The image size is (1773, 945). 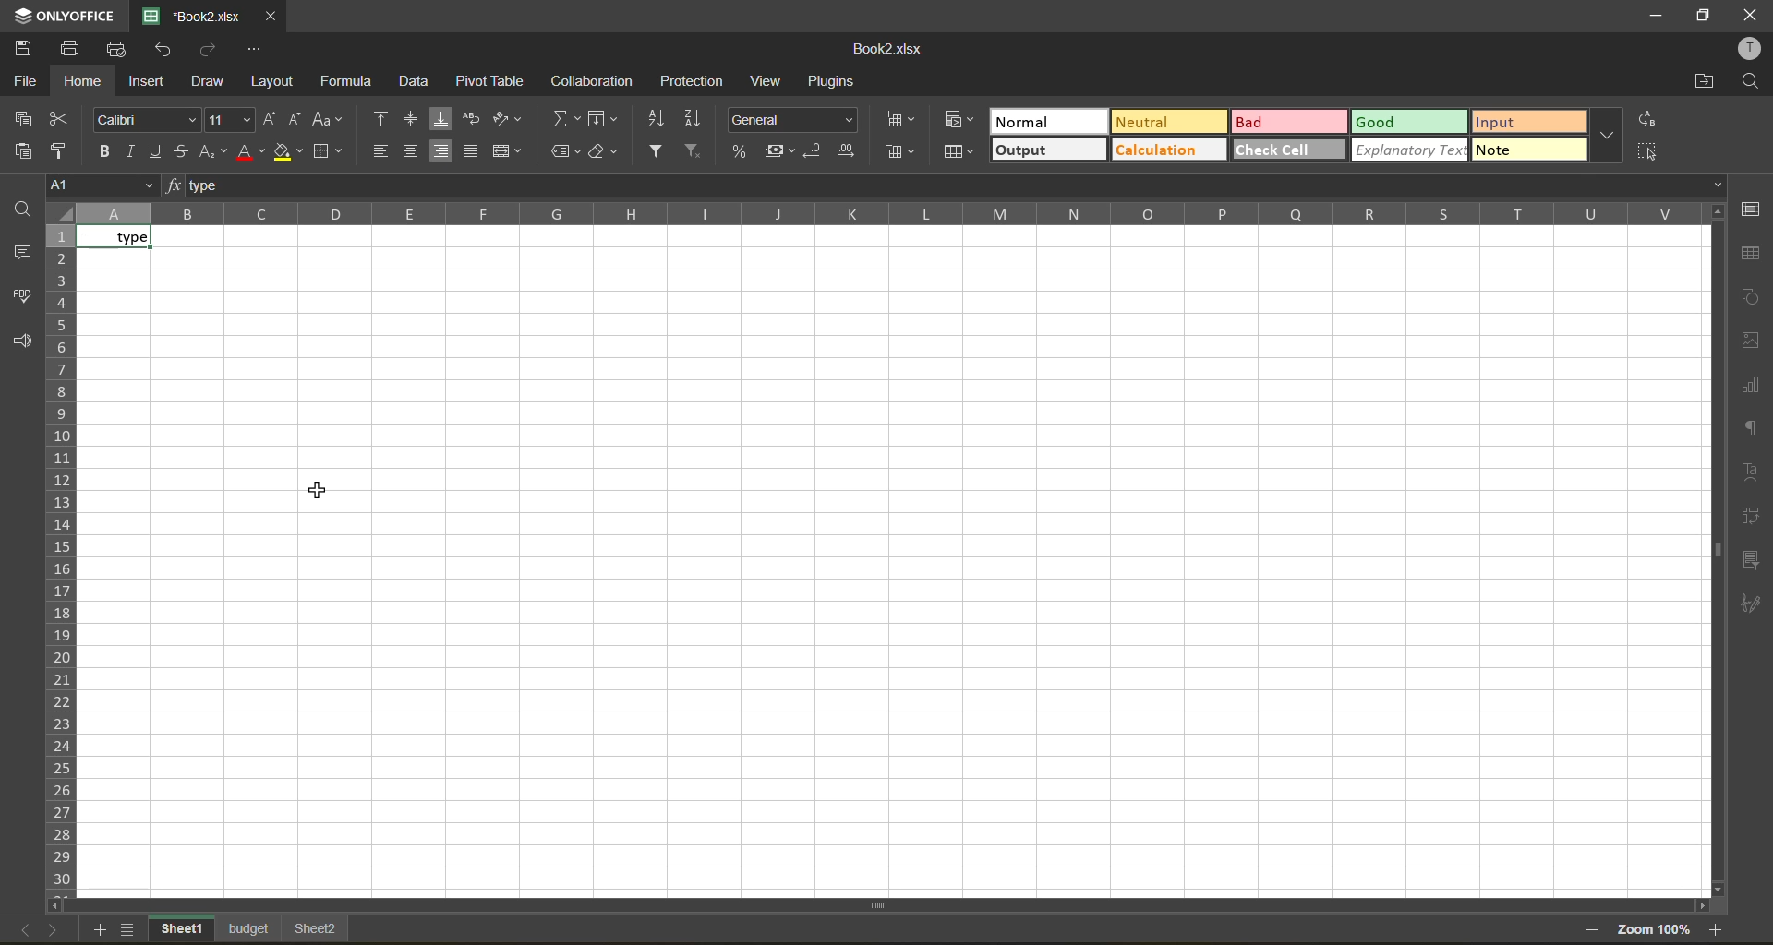 I want to click on home, so click(x=87, y=80).